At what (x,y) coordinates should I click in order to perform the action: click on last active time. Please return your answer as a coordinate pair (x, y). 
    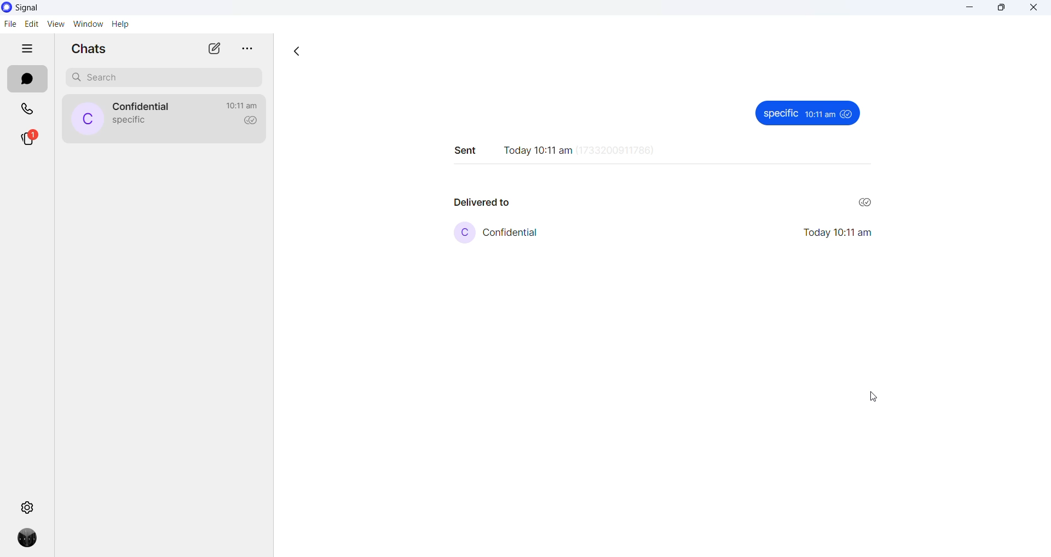
    Looking at the image, I should click on (241, 106).